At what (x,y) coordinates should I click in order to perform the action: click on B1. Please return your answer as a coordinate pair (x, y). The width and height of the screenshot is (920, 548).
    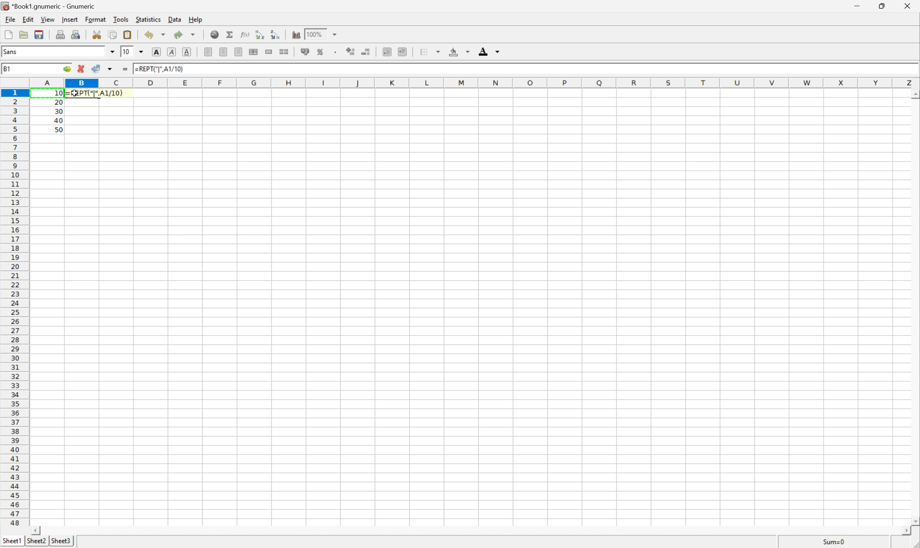
    Looking at the image, I should click on (7, 69).